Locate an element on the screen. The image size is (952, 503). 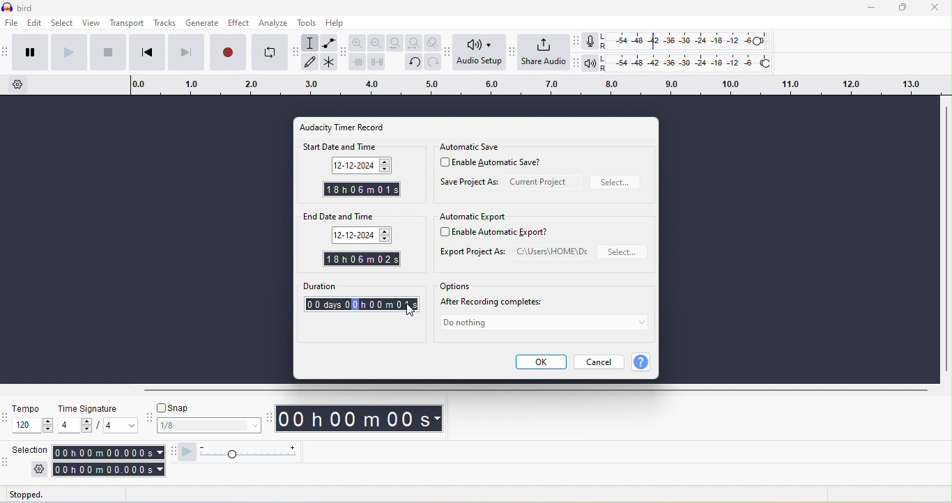
audacity audio setup toolbar is located at coordinates (449, 52).